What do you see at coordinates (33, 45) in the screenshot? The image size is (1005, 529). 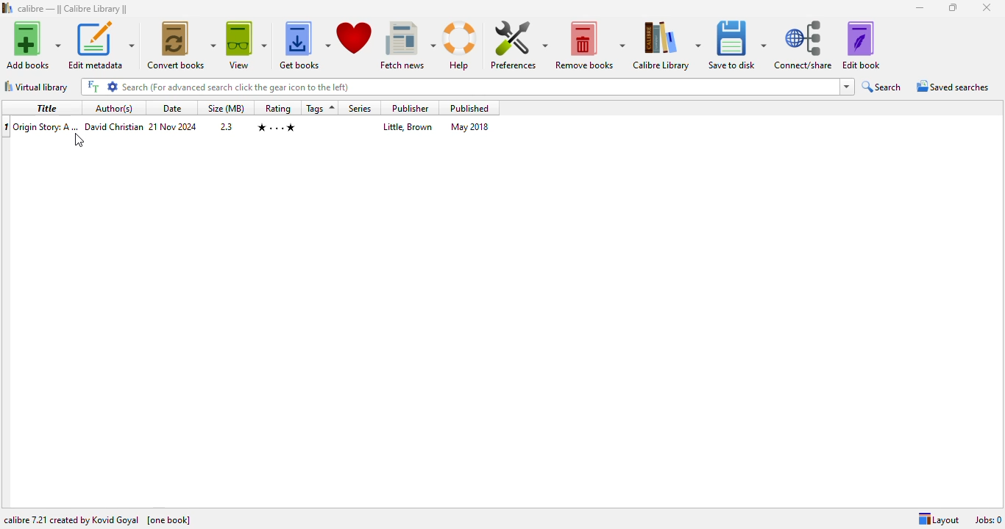 I see `add books` at bounding box center [33, 45].